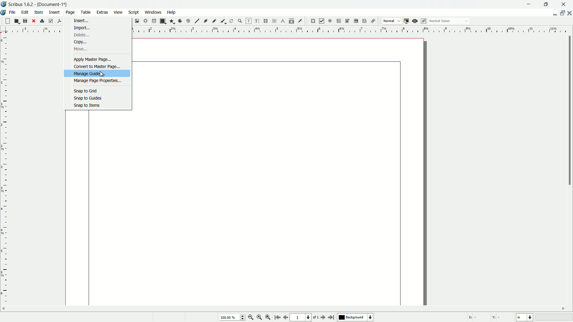 This screenshot has width=573, height=322. What do you see at coordinates (171, 12) in the screenshot?
I see `help menu` at bounding box center [171, 12].